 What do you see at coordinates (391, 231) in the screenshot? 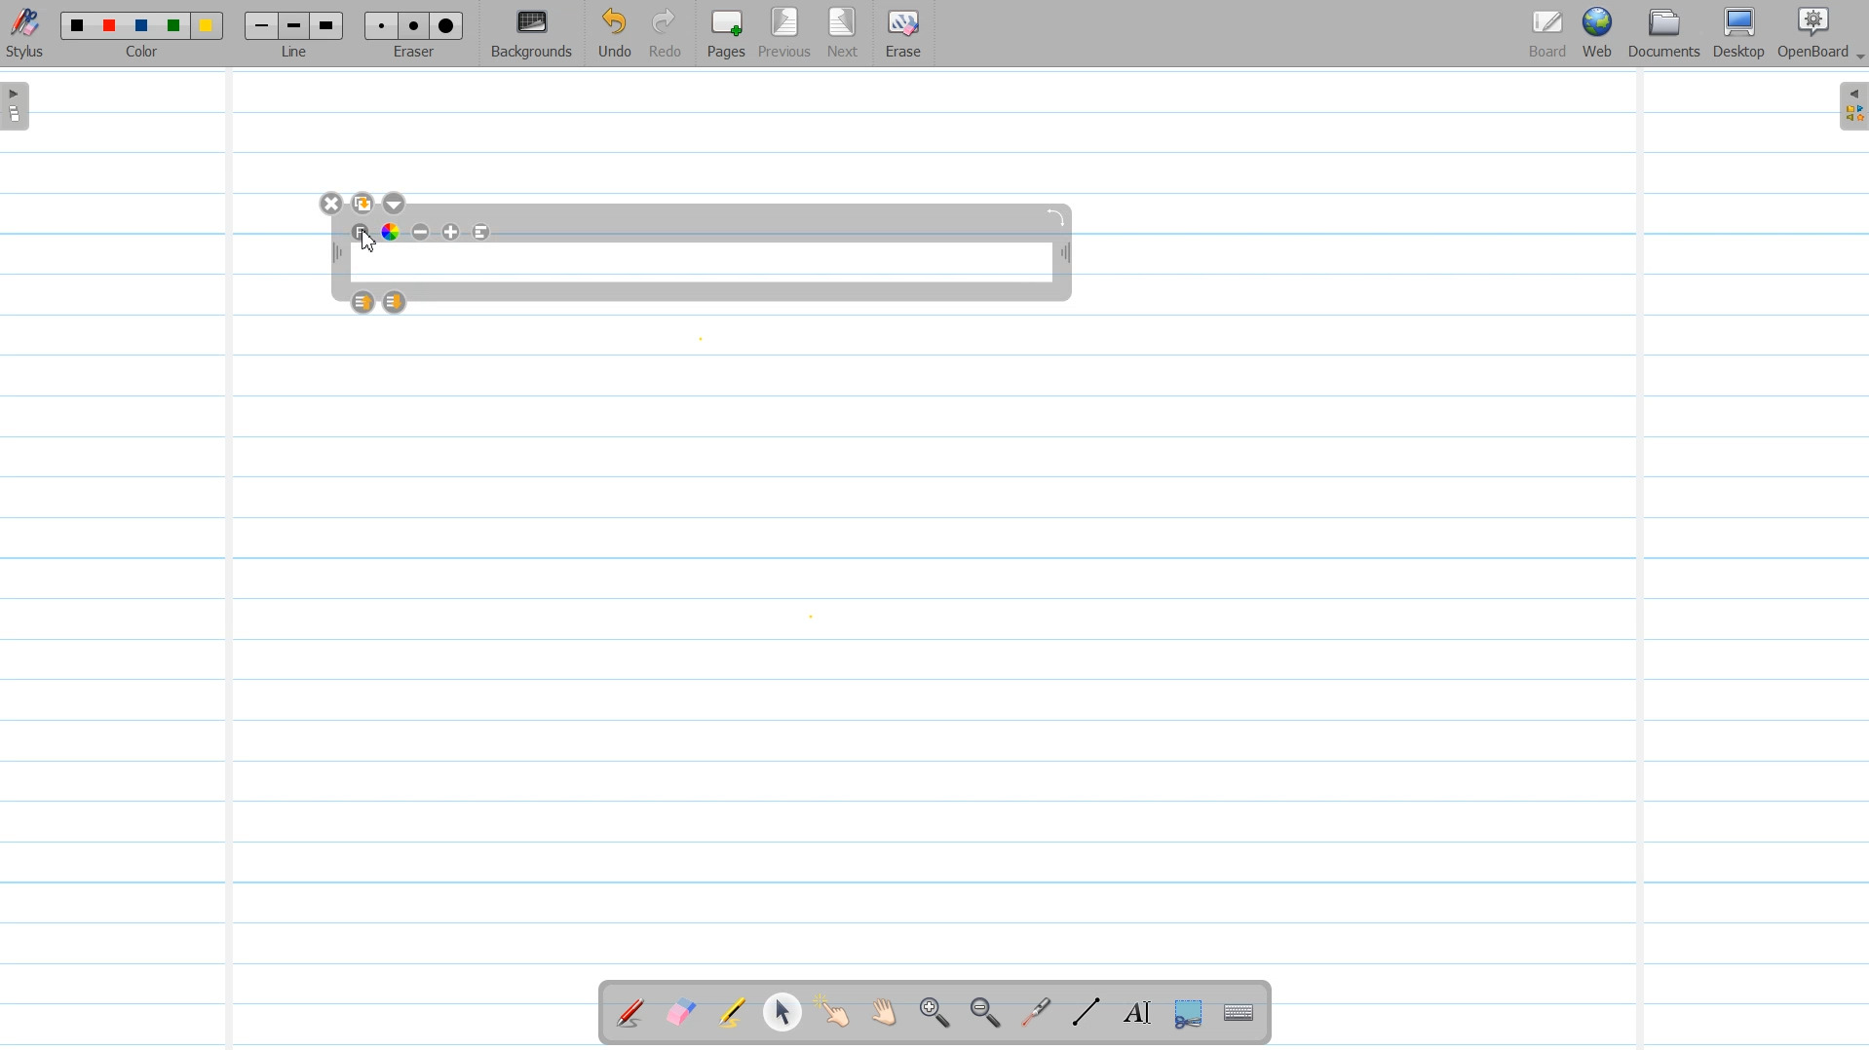
I see `Text Color` at bounding box center [391, 231].